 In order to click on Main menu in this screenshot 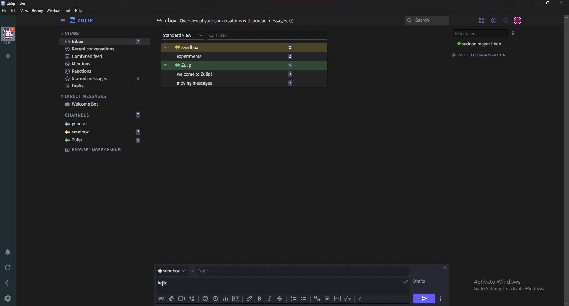, I will do `click(506, 20)`.